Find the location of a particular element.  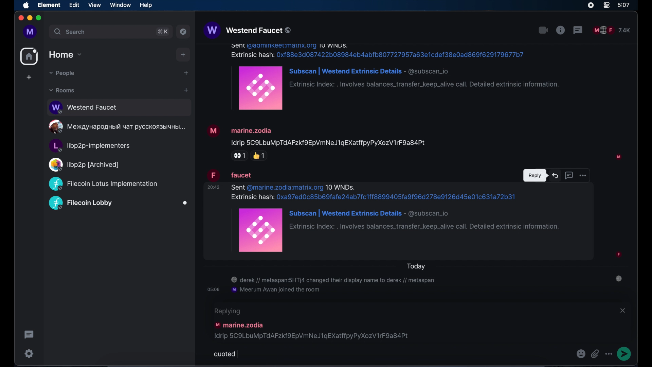

more options is located at coordinates (610, 354).